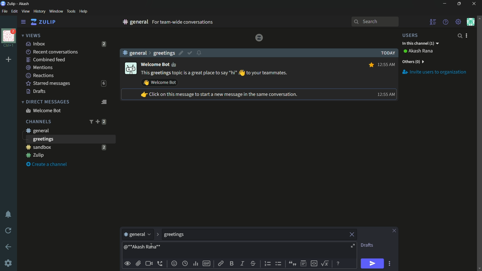 The image size is (482, 271). What do you see at coordinates (104, 101) in the screenshot?
I see `direct message feed` at bounding box center [104, 101].